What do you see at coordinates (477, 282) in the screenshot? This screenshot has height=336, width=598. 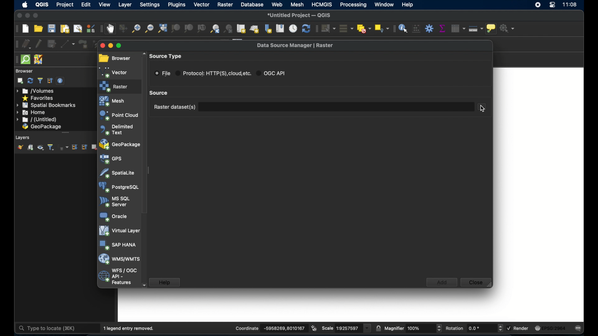 I see `close` at bounding box center [477, 282].